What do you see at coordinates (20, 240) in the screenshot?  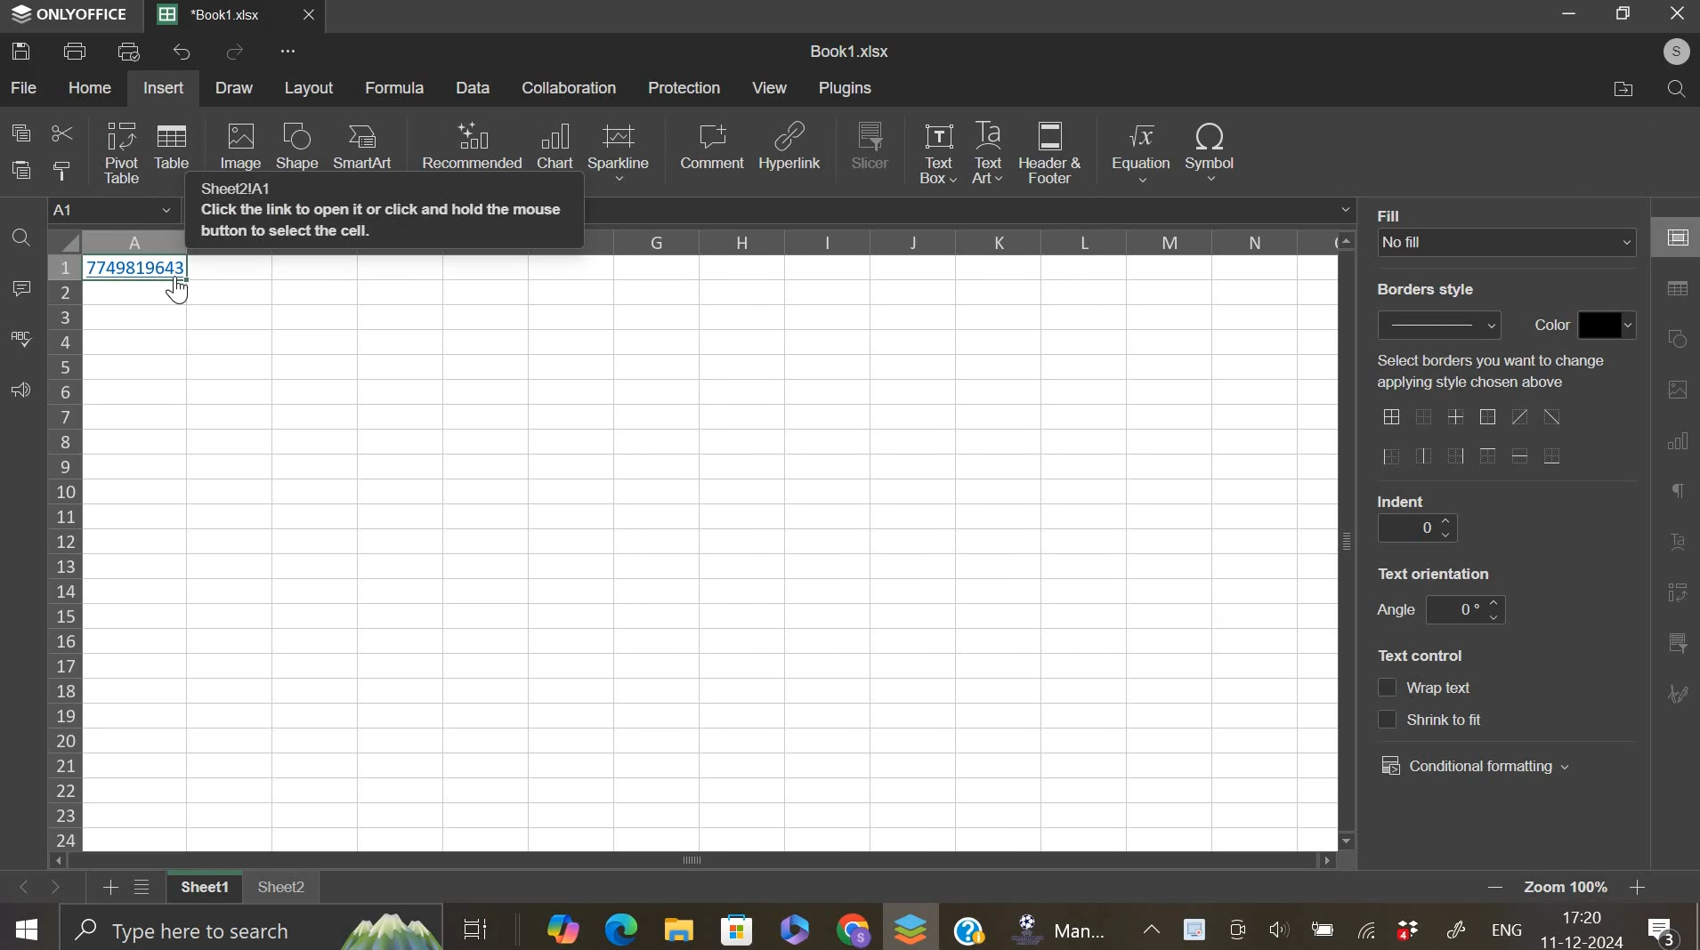 I see `find` at bounding box center [20, 240].